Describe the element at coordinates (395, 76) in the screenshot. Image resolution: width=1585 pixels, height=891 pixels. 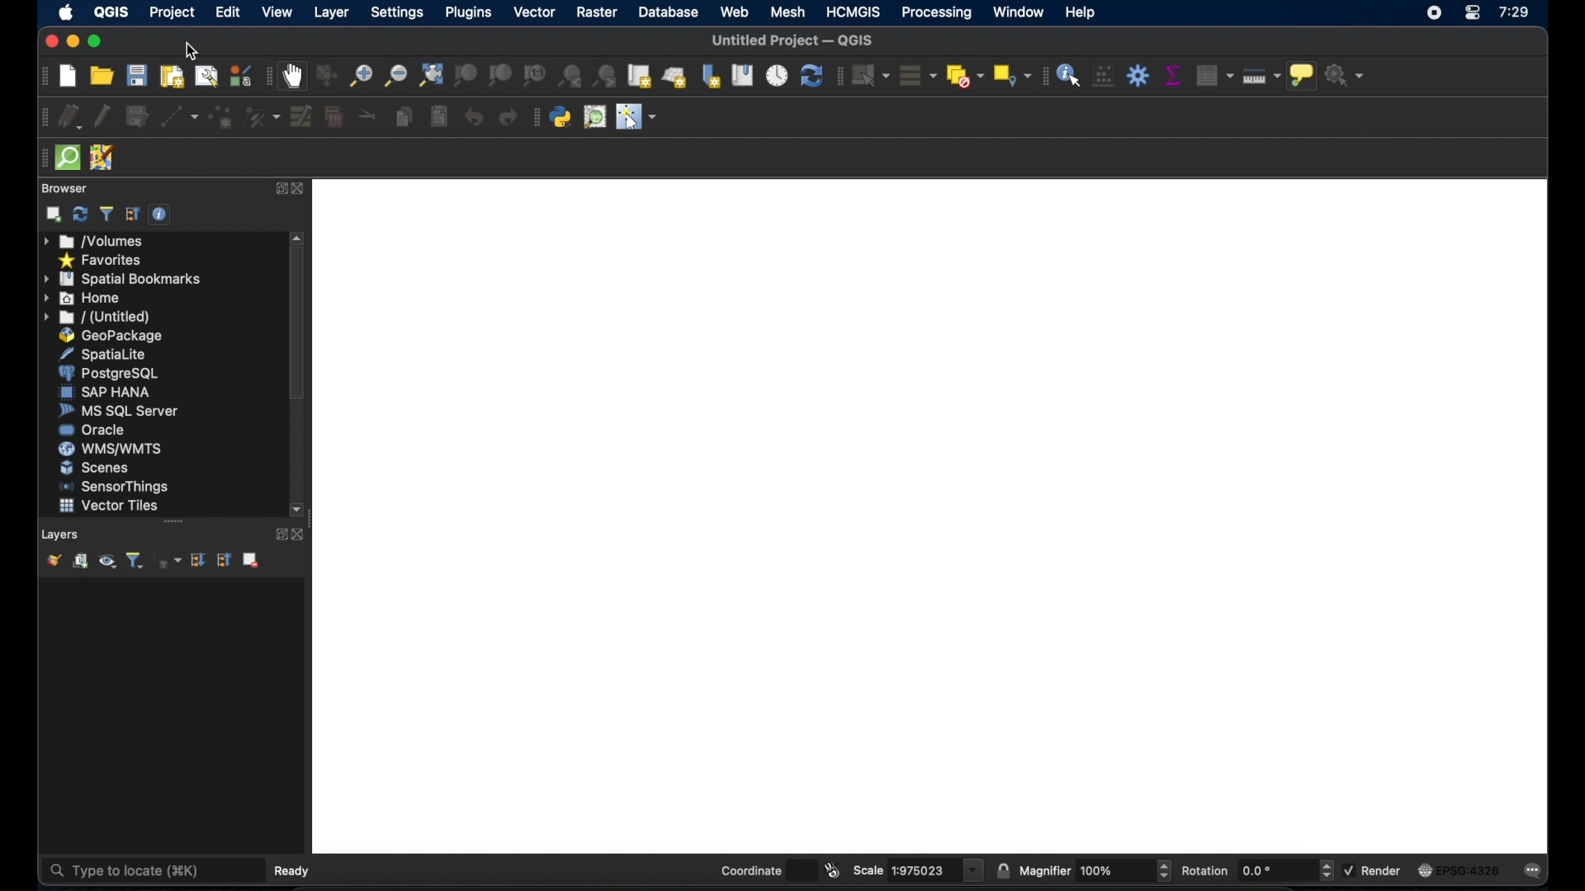
I see `zoom out` at that location.